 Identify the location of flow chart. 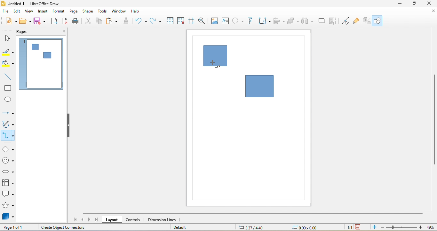
(9, 183).